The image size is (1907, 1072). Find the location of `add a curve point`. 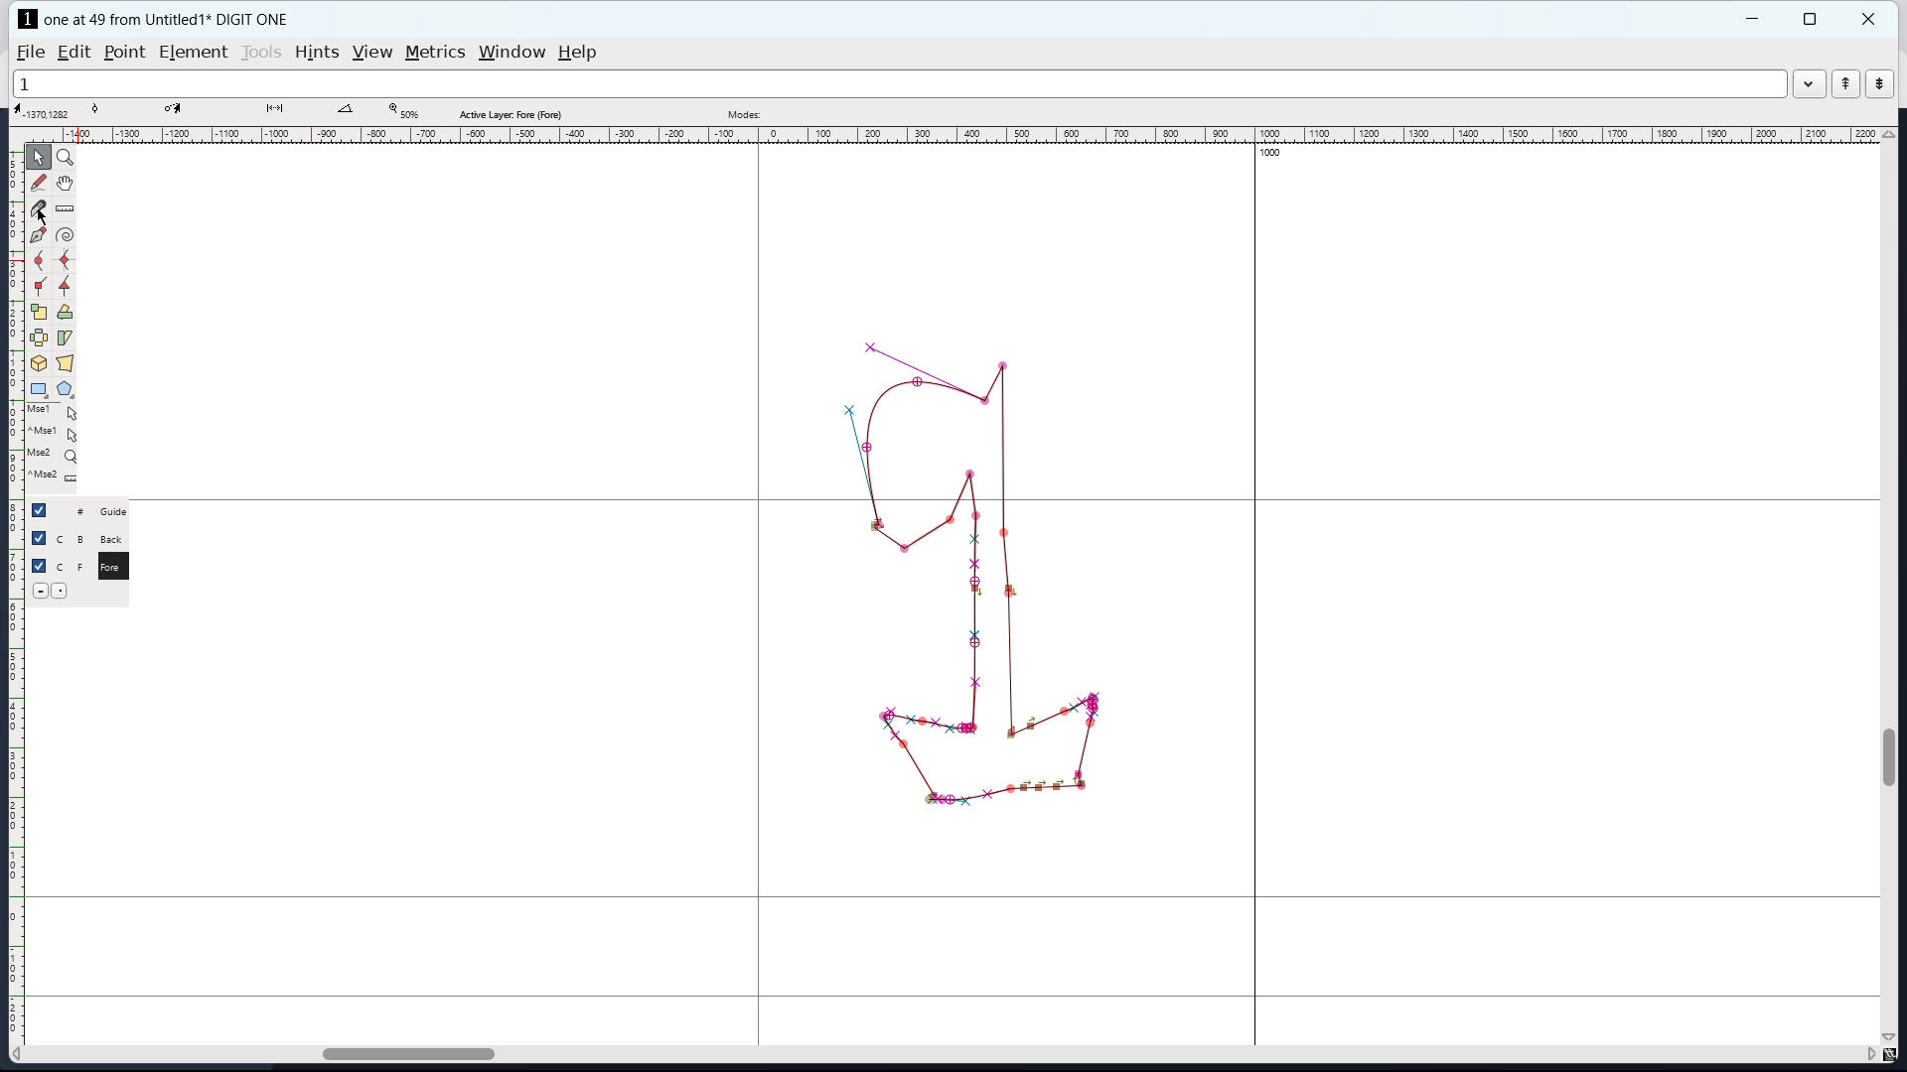

add a curve point is located at coordinates (39, 262).